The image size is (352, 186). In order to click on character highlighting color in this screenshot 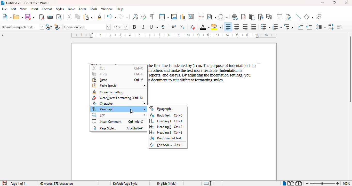, I will do `click(216, 27)`.